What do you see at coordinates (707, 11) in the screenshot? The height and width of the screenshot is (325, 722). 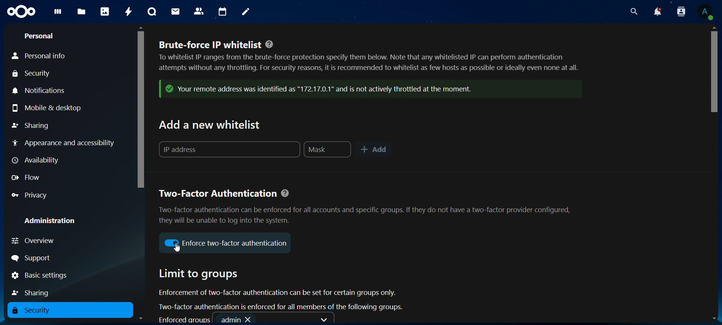 I see `view profile` at bounding box center [707, 11].